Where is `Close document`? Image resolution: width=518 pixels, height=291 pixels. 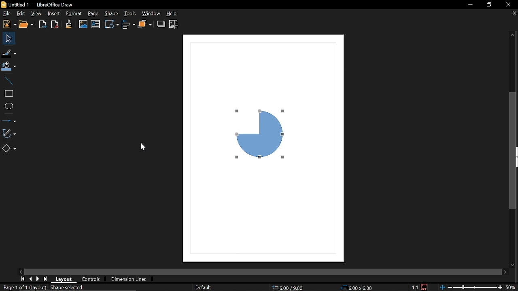 Close document is located at coordinates (513, 15).